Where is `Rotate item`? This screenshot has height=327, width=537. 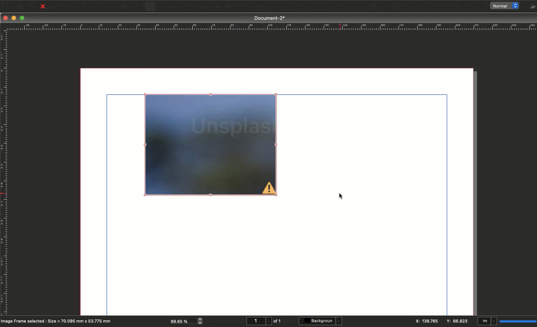
Rotate item is located at coordinates (284, 8).